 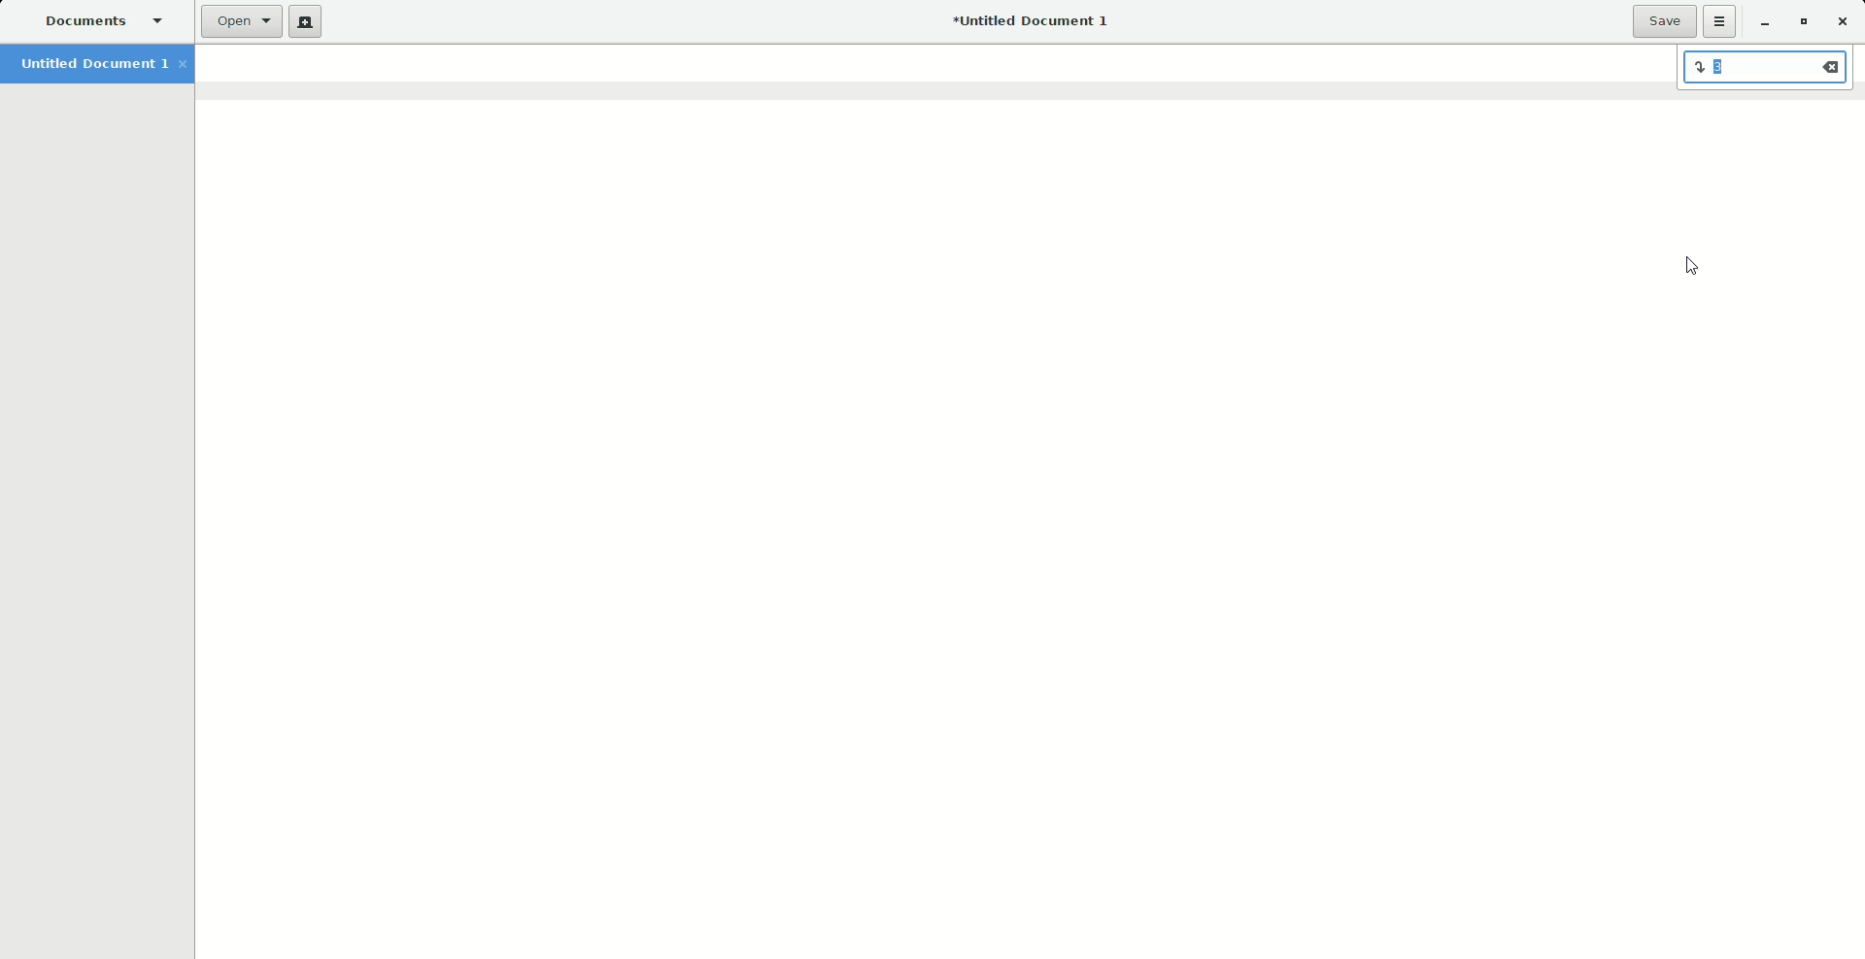 I want to click on Close, so click(x=1843, y=20).